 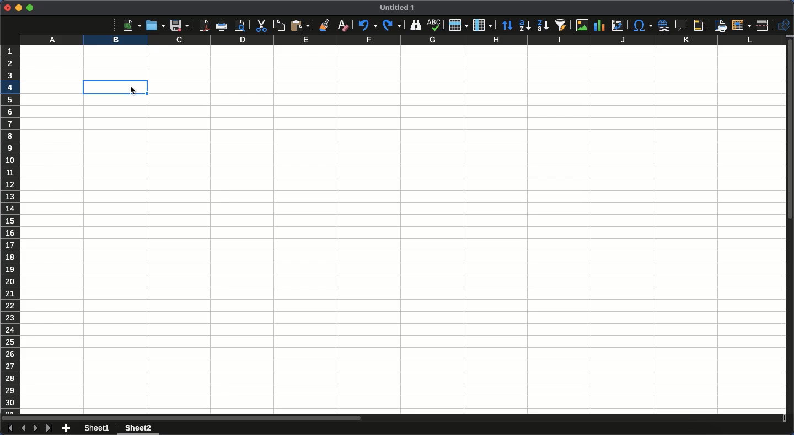 What do you see at coordinates (399, 7) in the screenshot?
I see `Name` at bounding box center [399, 7].